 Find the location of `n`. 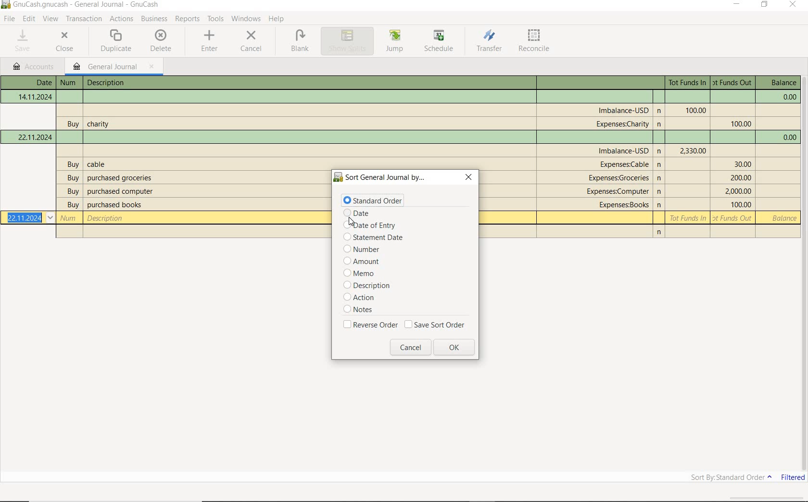

n is located at coordinates (660, 191).